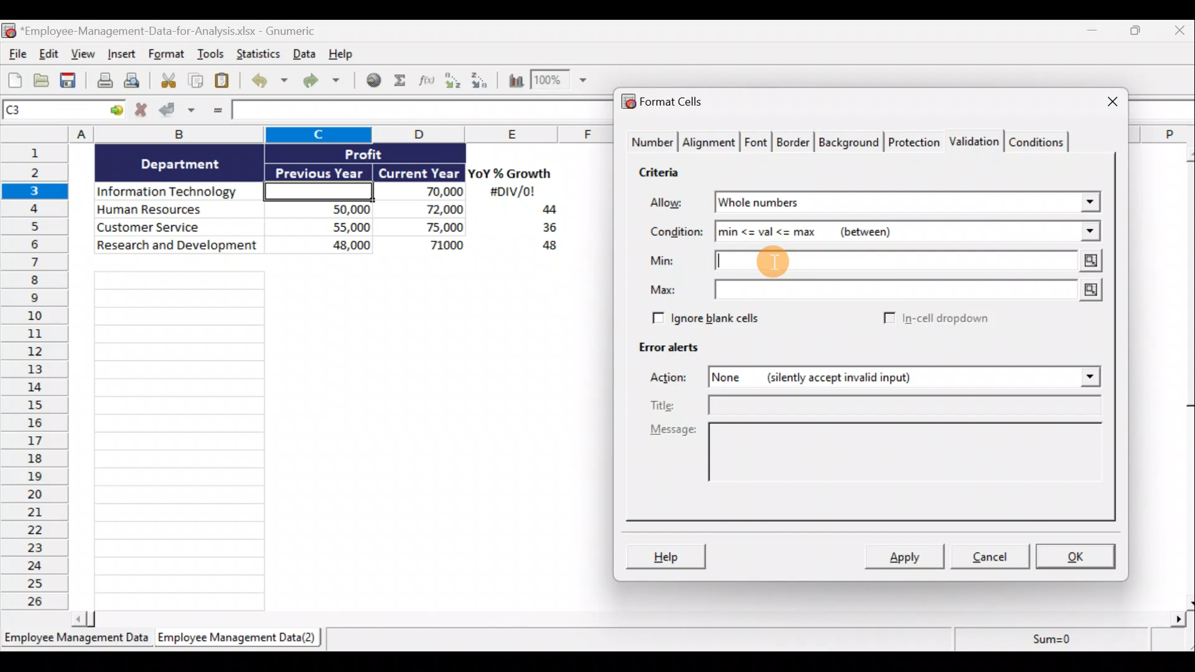 This screenshot has height=672, width=1195. Describe the element at coordinates (418, 111) in the screenshot. I see `Formula bar` at that location.